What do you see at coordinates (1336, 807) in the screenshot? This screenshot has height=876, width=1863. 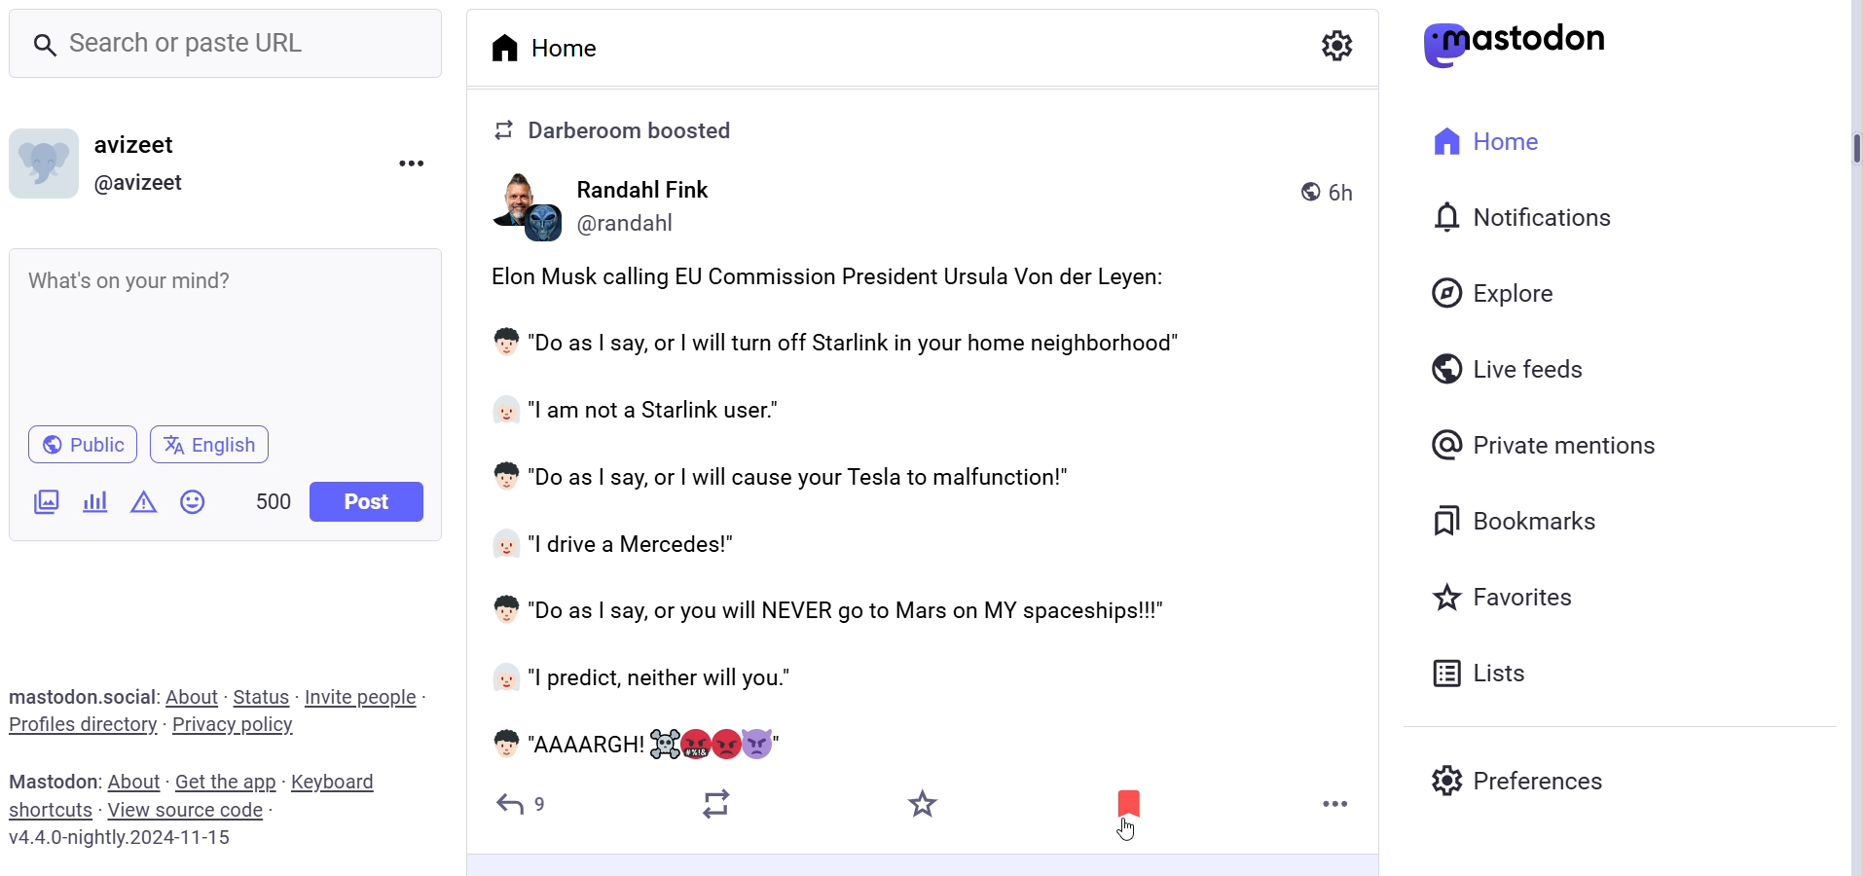 I see `More` at bounding box center [1336, 807].